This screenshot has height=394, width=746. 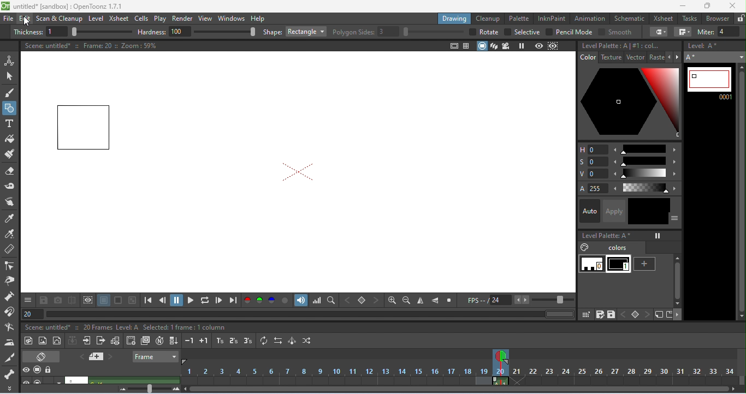 What do you see at coordinates (741, 192) in the screenshot?
I see `vertical scroll bar` at bounding box center [741, 192].